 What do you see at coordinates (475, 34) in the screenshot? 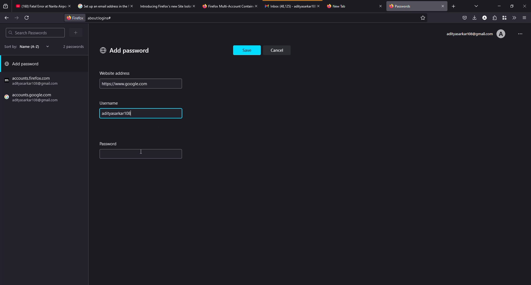
I see `account` at bounding box center [475, 34].